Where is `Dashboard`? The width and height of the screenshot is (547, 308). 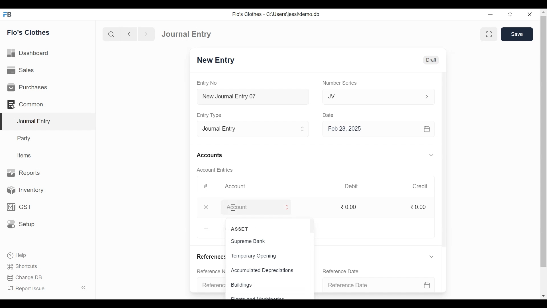
Dashboard is located at coordinates (28, 53).